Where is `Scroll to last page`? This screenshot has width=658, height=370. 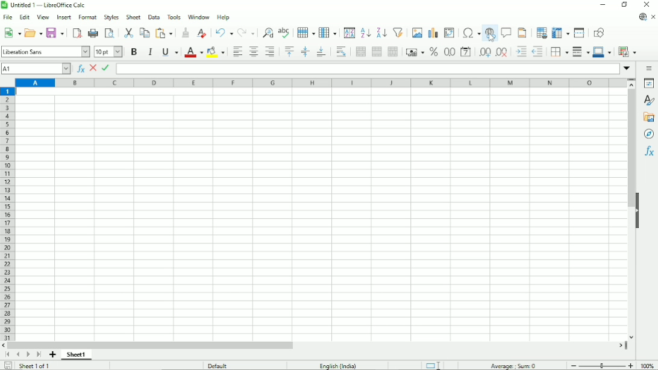
Scroll to last page is located at coordinates (39, 354).